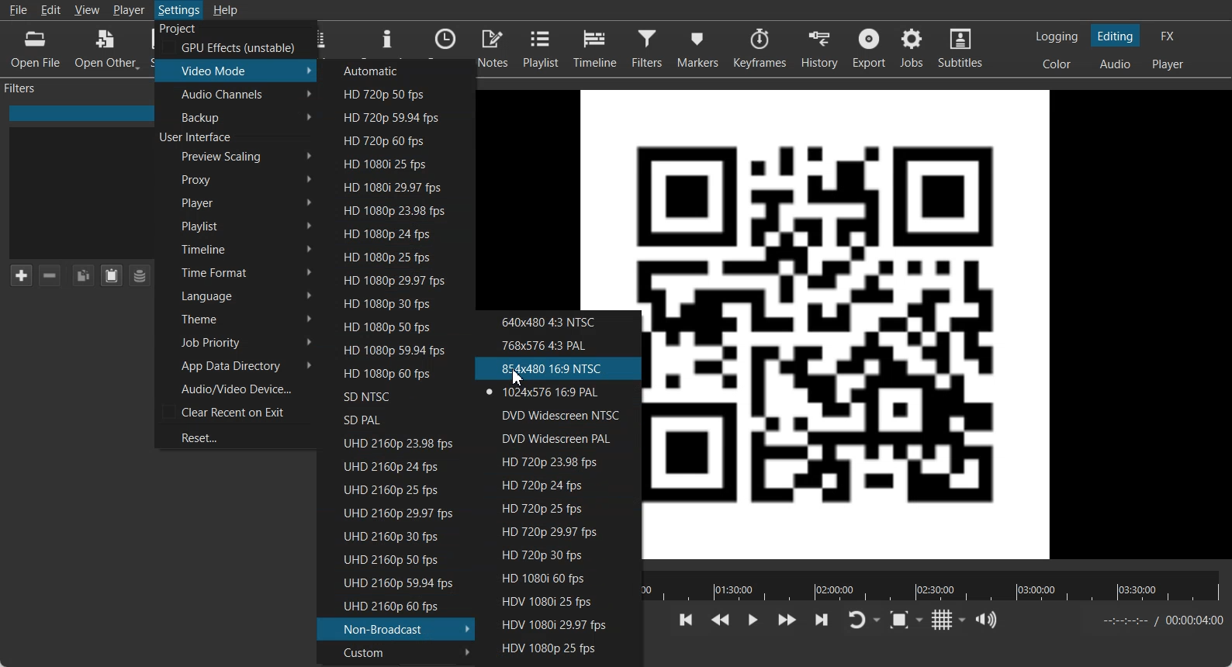 This screenshot has height=667, width=1232. I want to click on Keyframes, so click(759, 48).